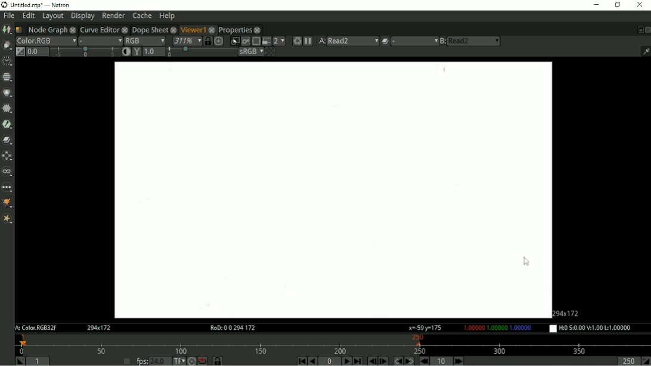  I want to click on Keyer, so click(7, 125).